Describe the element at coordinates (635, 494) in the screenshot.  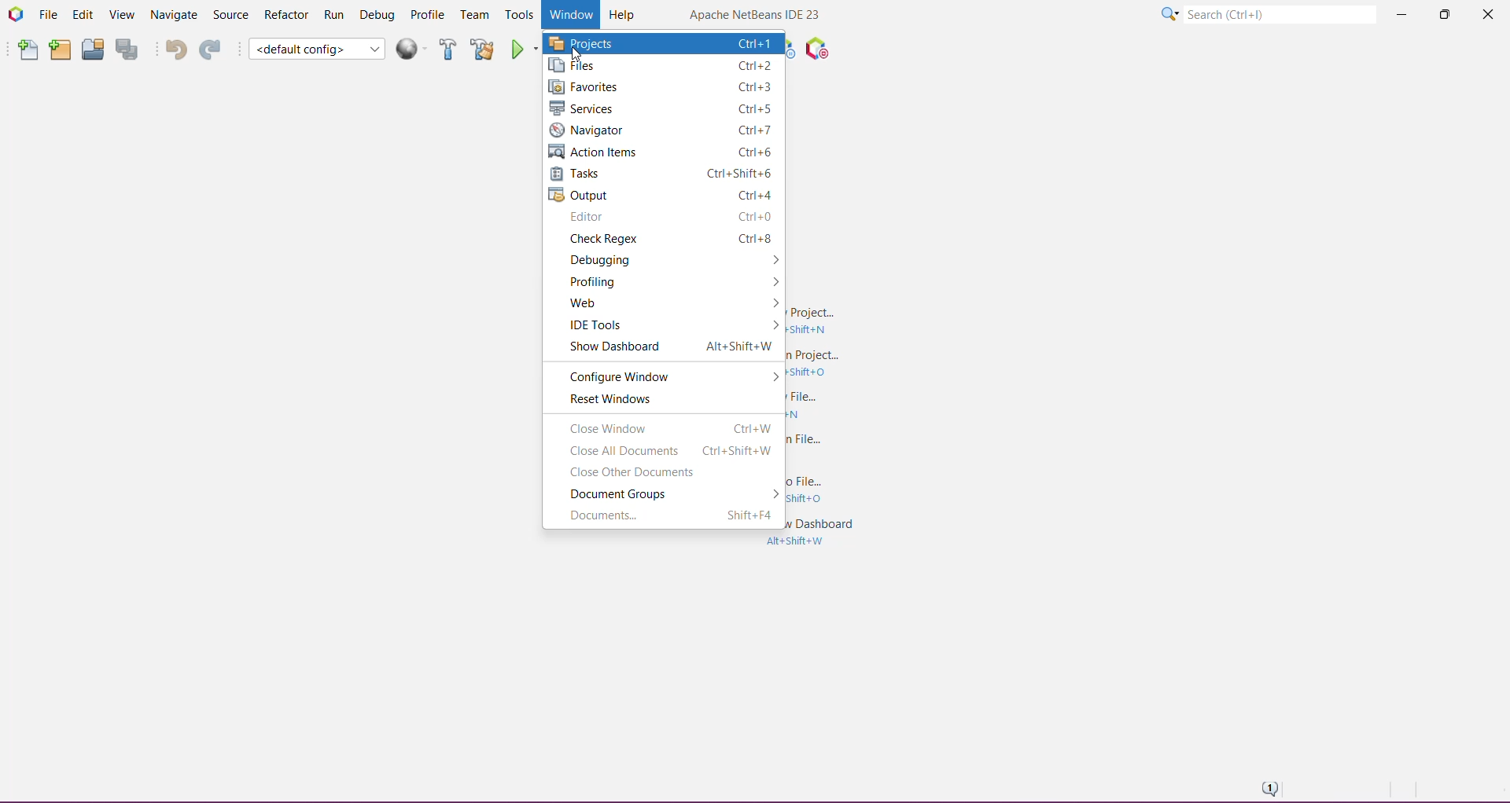
I see `Document Groups` at that location.